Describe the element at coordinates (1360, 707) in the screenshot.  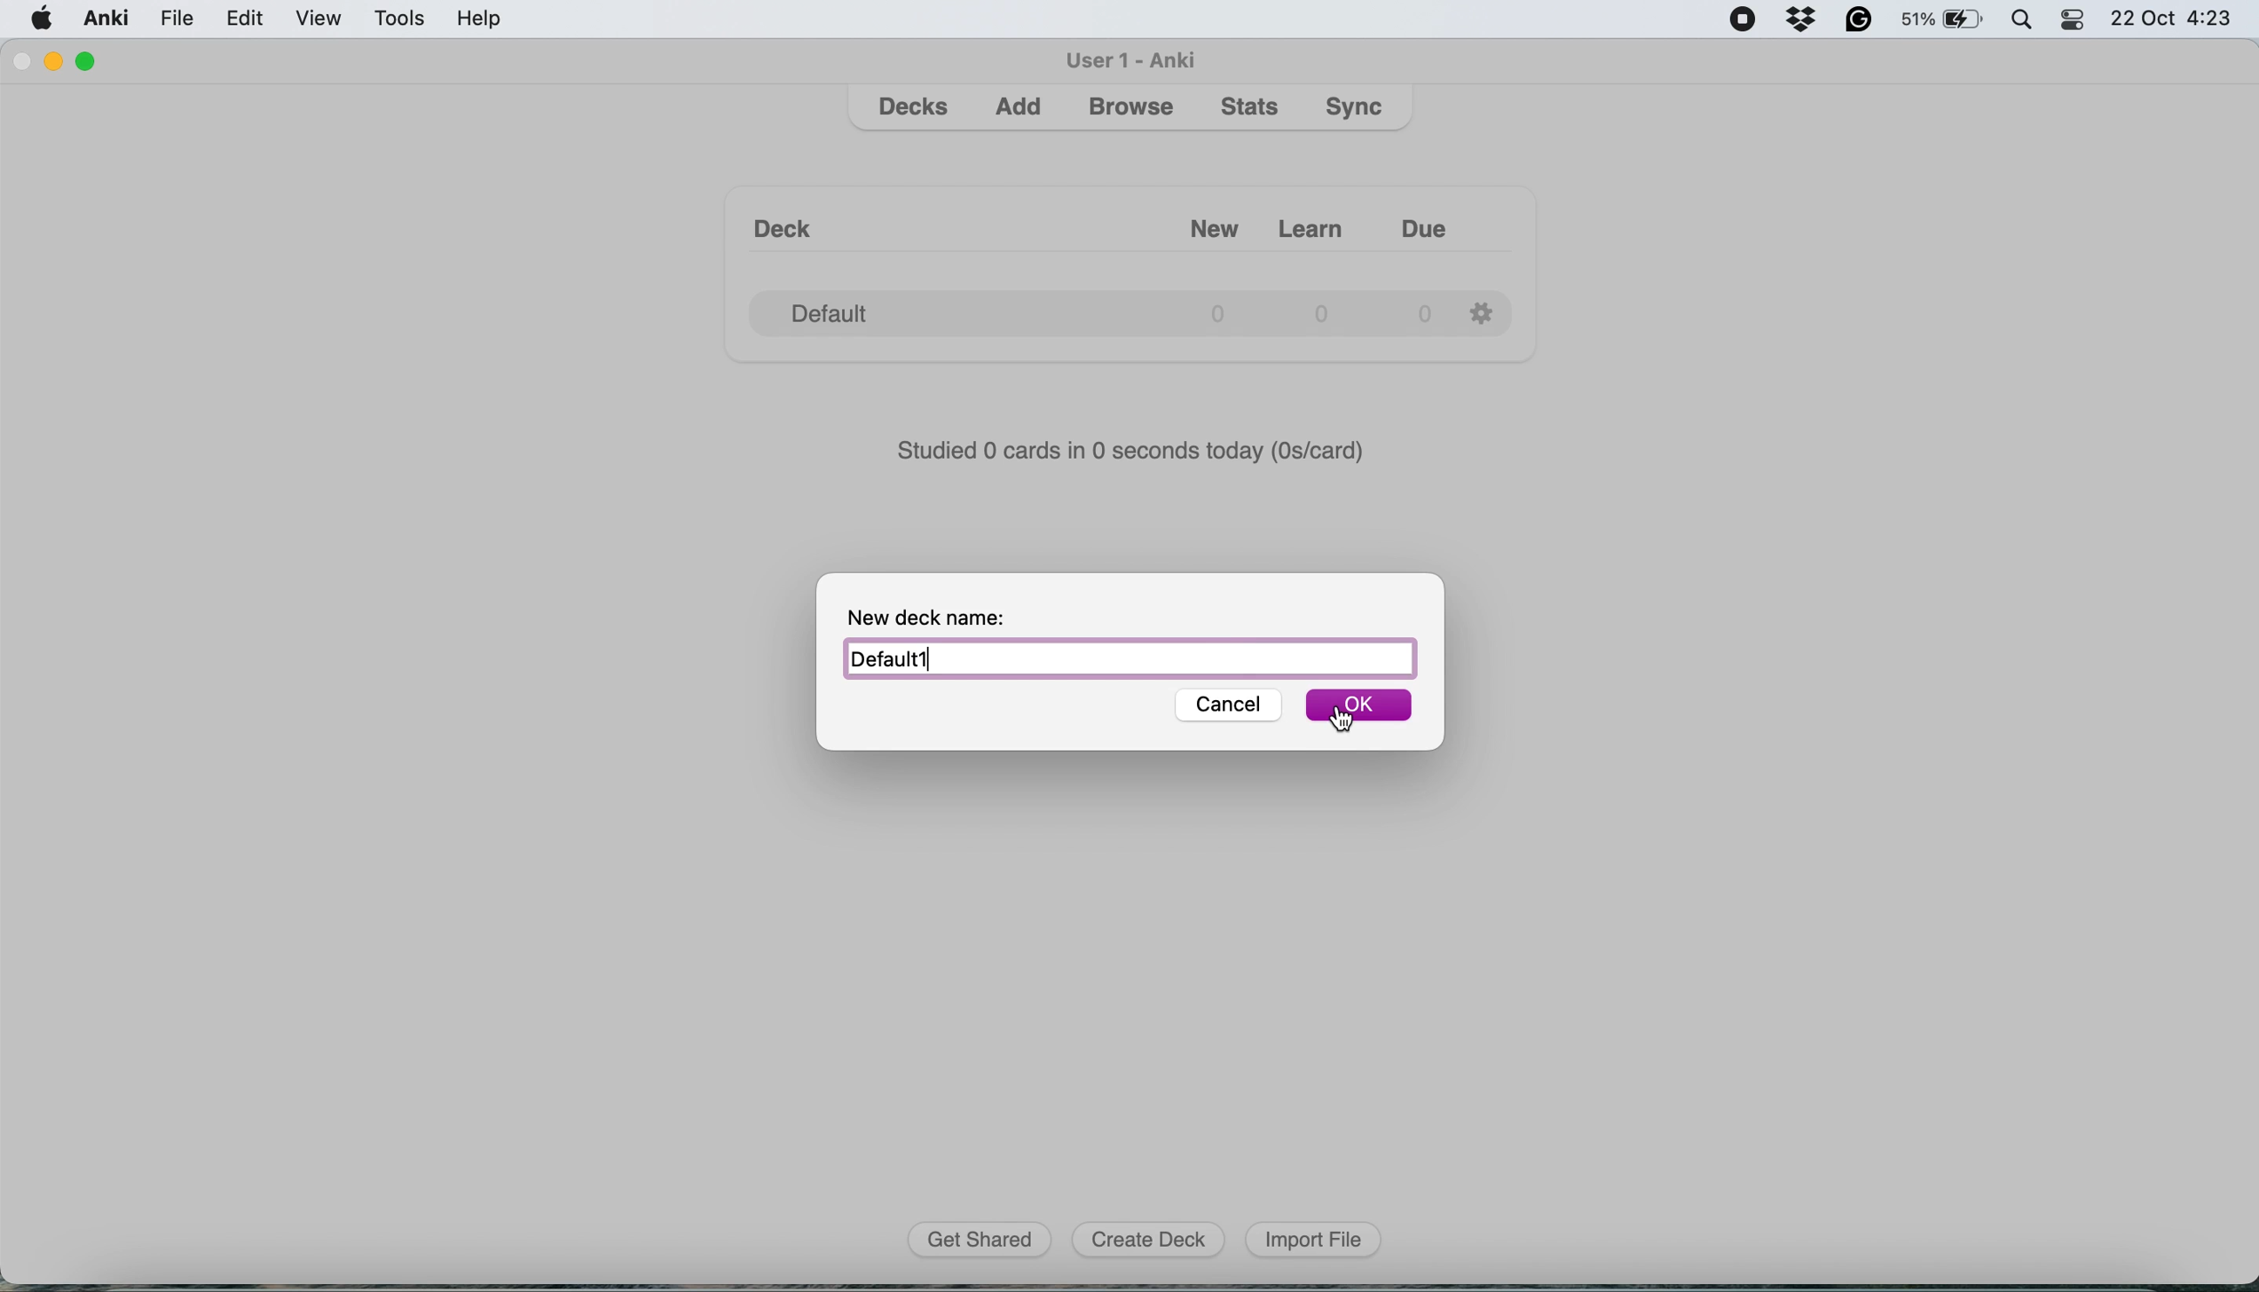
I see `OK` at that location.